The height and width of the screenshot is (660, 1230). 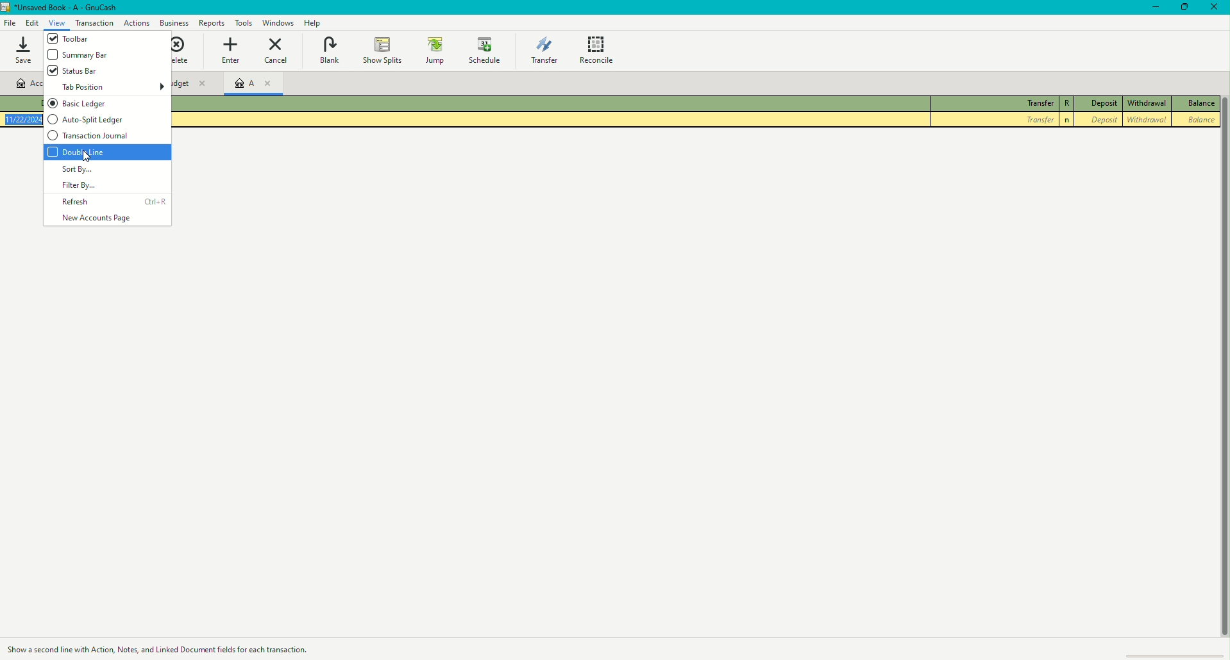 What do you see at coordinates (994, 121) in the screenshot?
I see `Transfer` at bounding box center [994, 121].